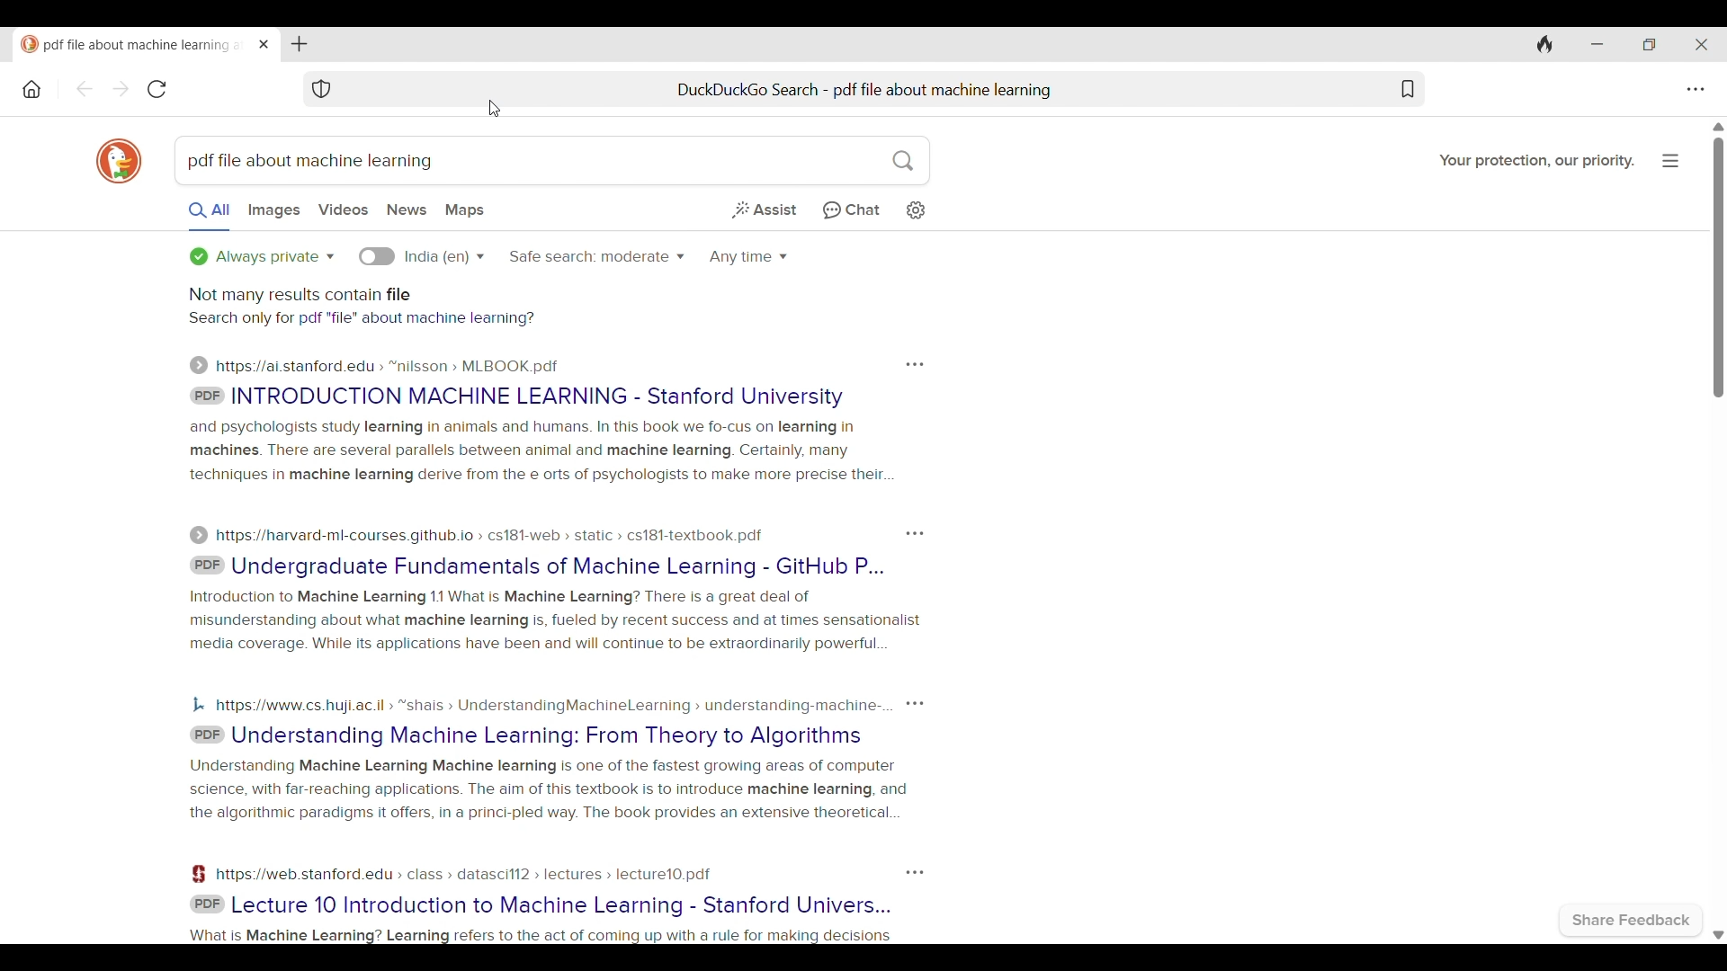 The width and height of the screenshot is (1727, 971). Describe the element at coordinates (1670, 161) in the screenshot. I see `More about browser` at that location.